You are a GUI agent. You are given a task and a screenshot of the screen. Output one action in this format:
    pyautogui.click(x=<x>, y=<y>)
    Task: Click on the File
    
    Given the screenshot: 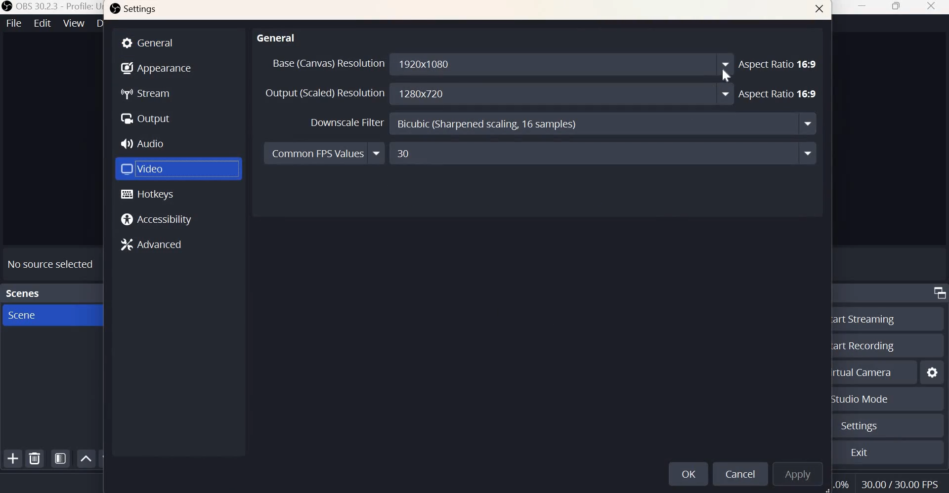 What is the action you would take?
    pyautogui.click(x=13, y=23)
    